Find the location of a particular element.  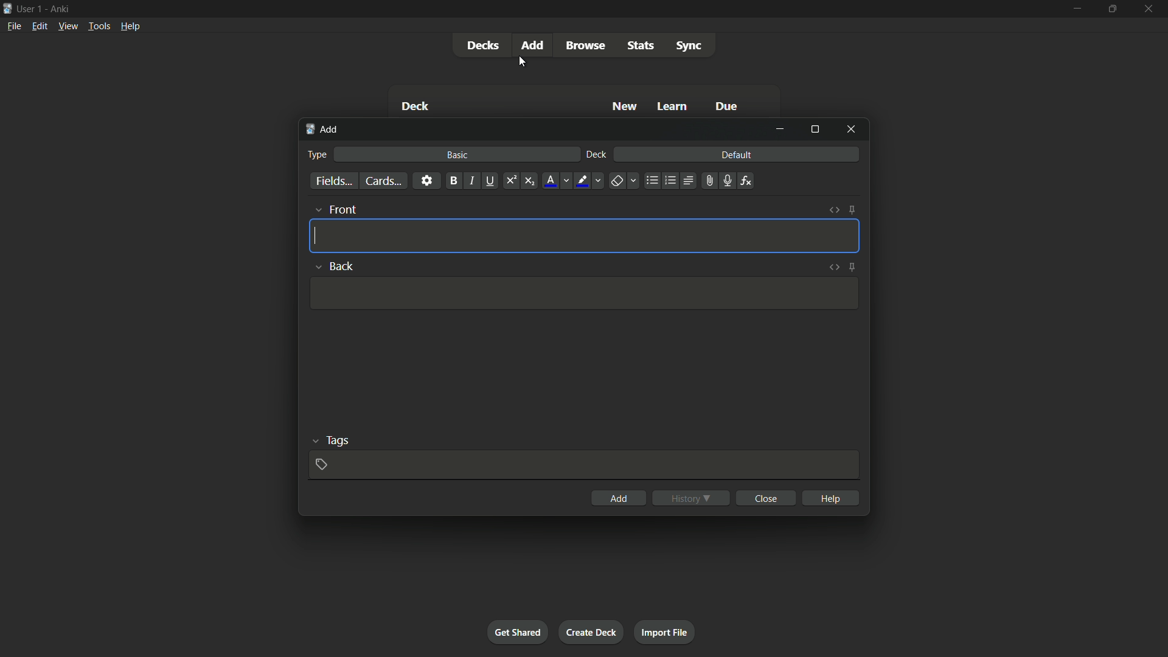

help is located at coordinates (832, 498).